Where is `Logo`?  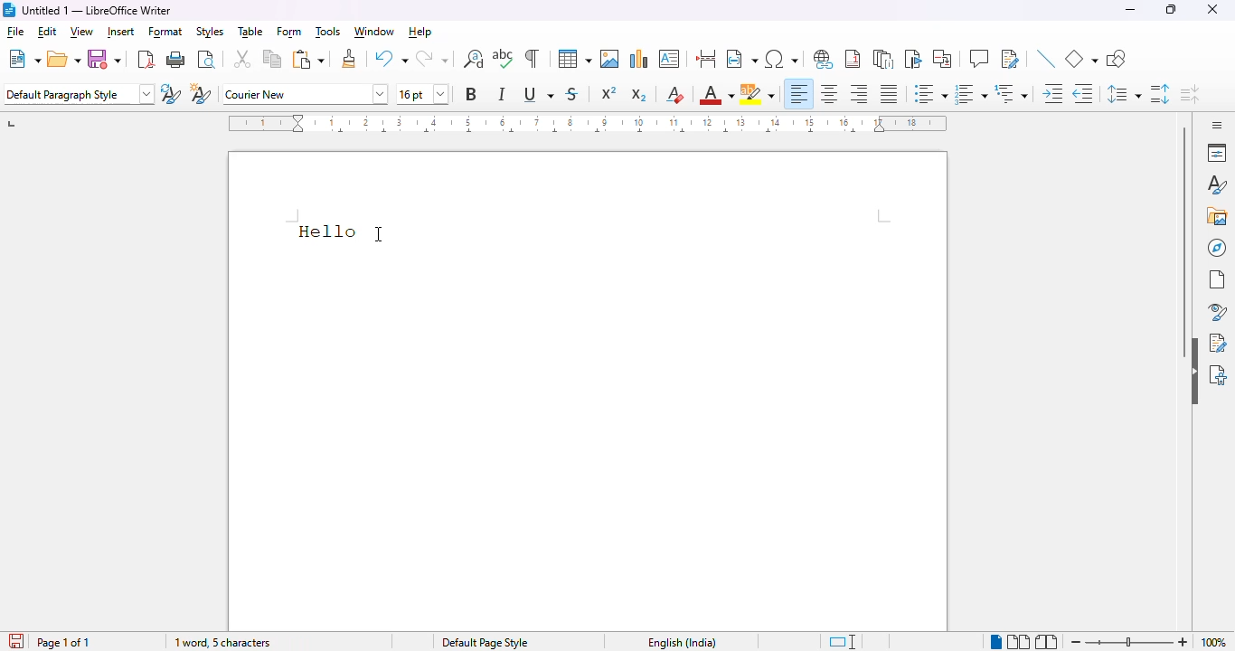 Logo is located at coordinates (8, 10).